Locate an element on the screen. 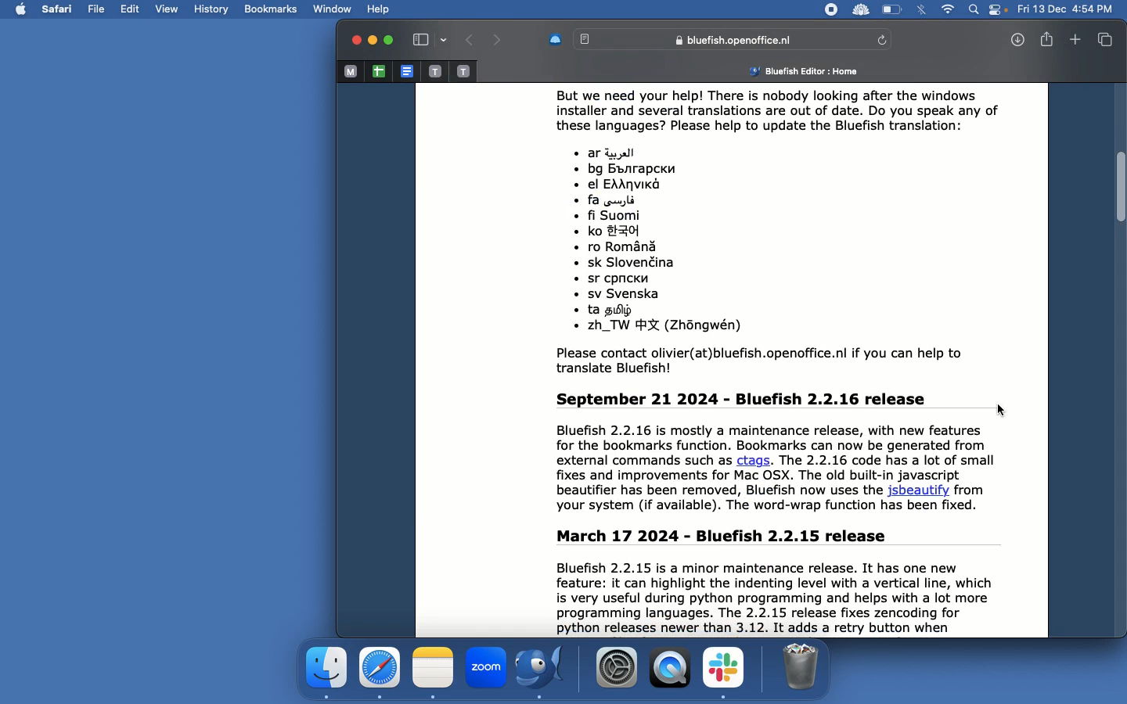 The image size is (1127, 704). Bluefish is located at coordinates (547, 668).